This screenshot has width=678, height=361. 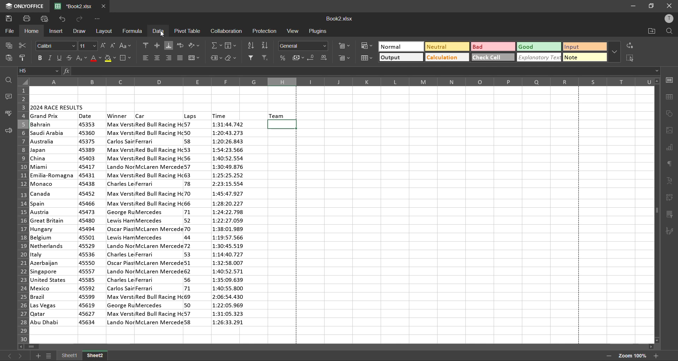 What do you see at coordinates (220, 115) in the screenshot?
I see `time` at bounding box center [220, 115].